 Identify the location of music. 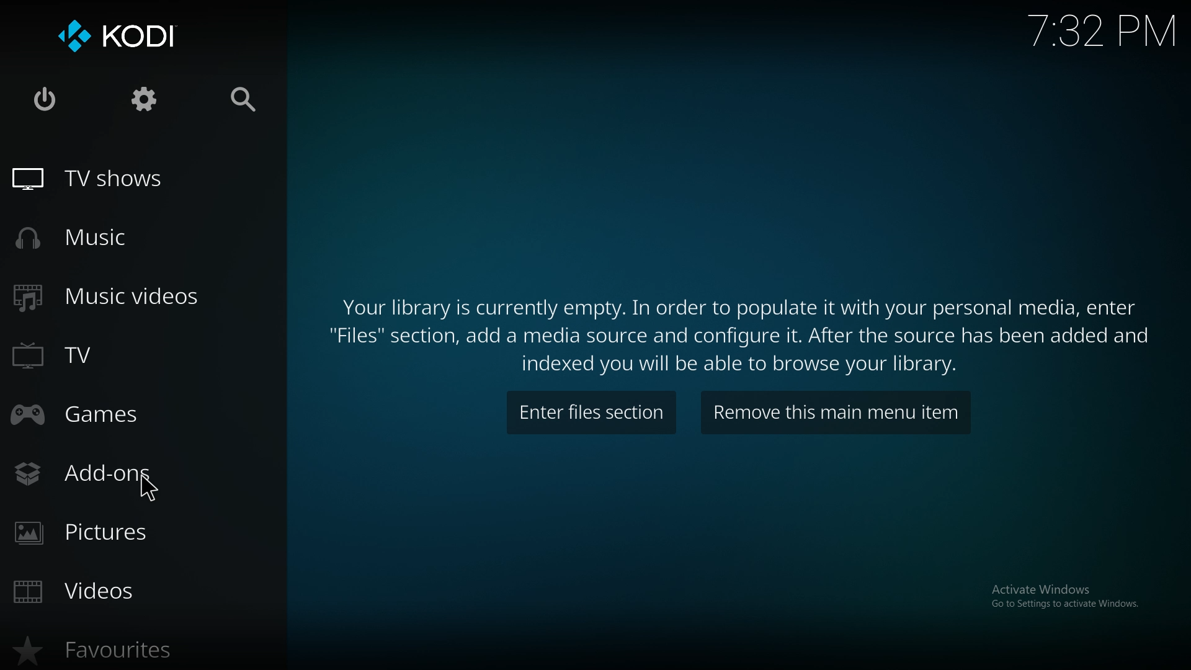
(88, 239).